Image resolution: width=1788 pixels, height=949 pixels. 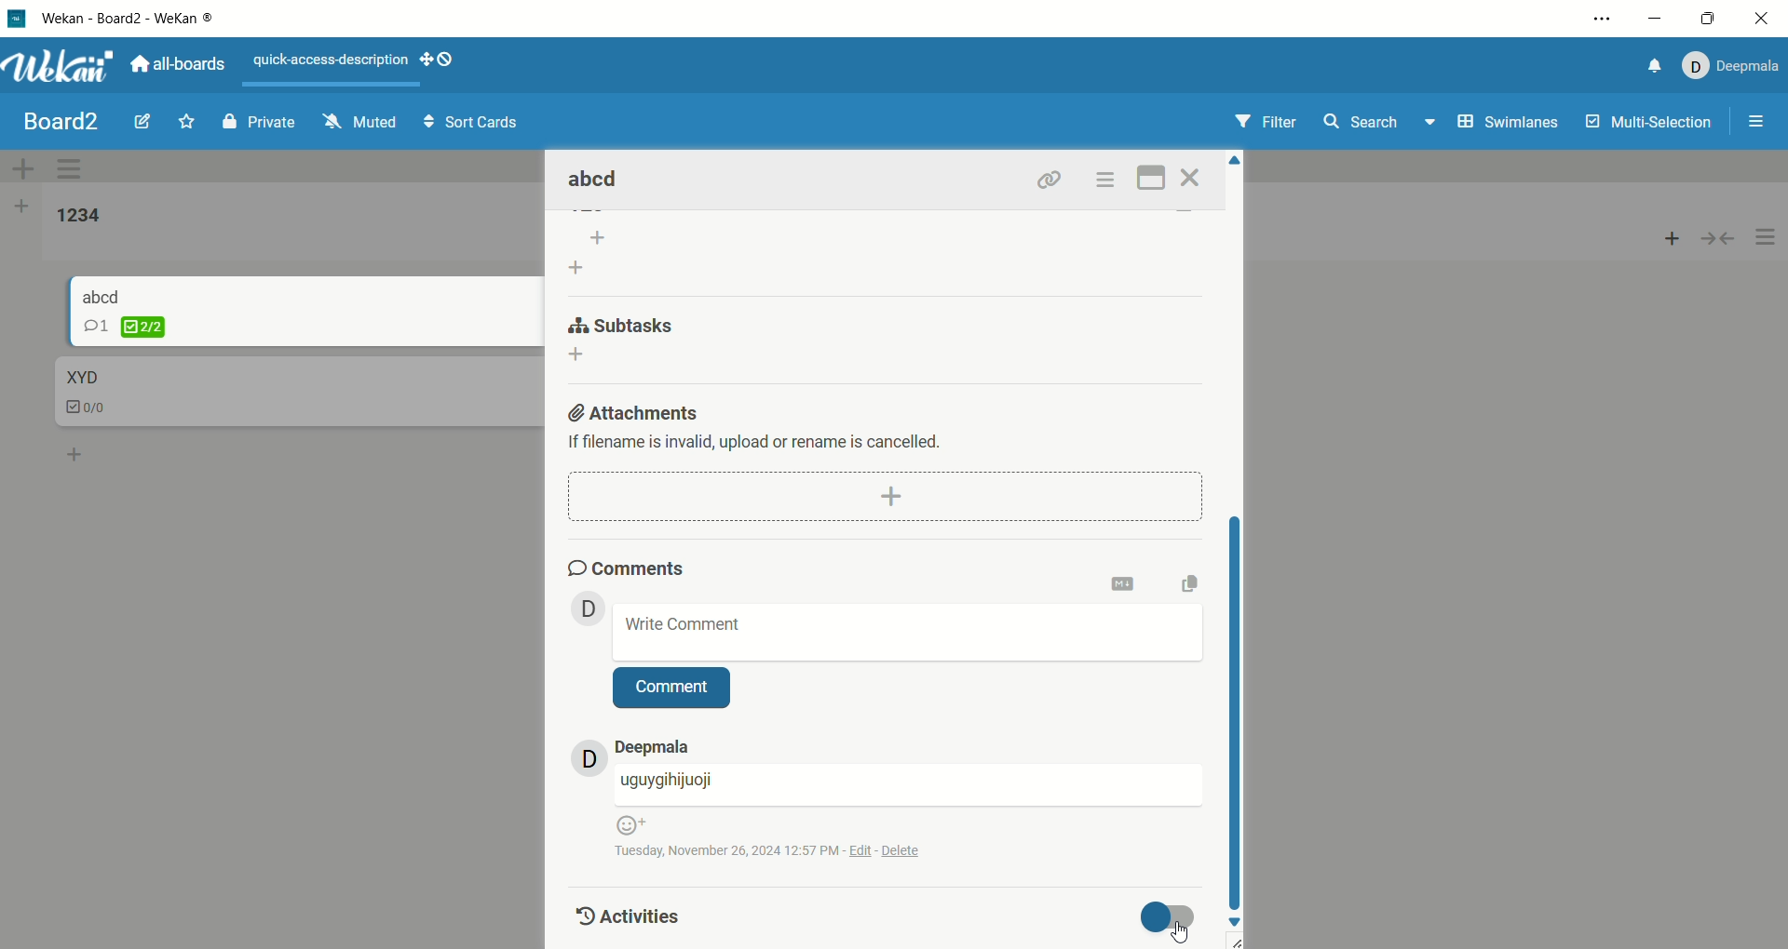 I want to click on maximize, so click(x=1153, y=176).